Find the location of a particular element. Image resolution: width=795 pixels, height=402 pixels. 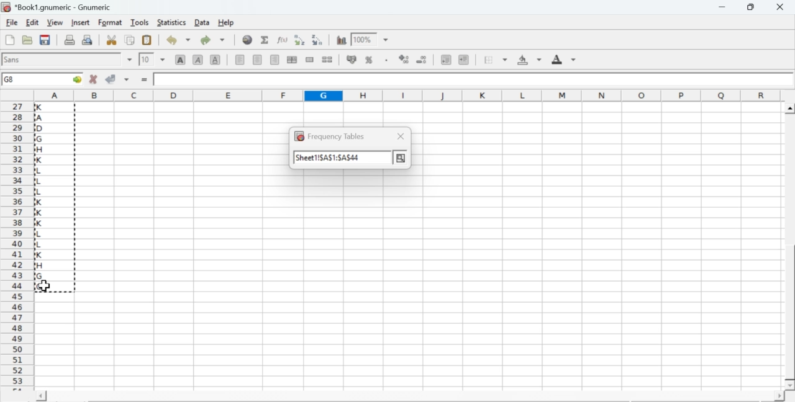

format selection as percentage is located at coordinates (368, 60).